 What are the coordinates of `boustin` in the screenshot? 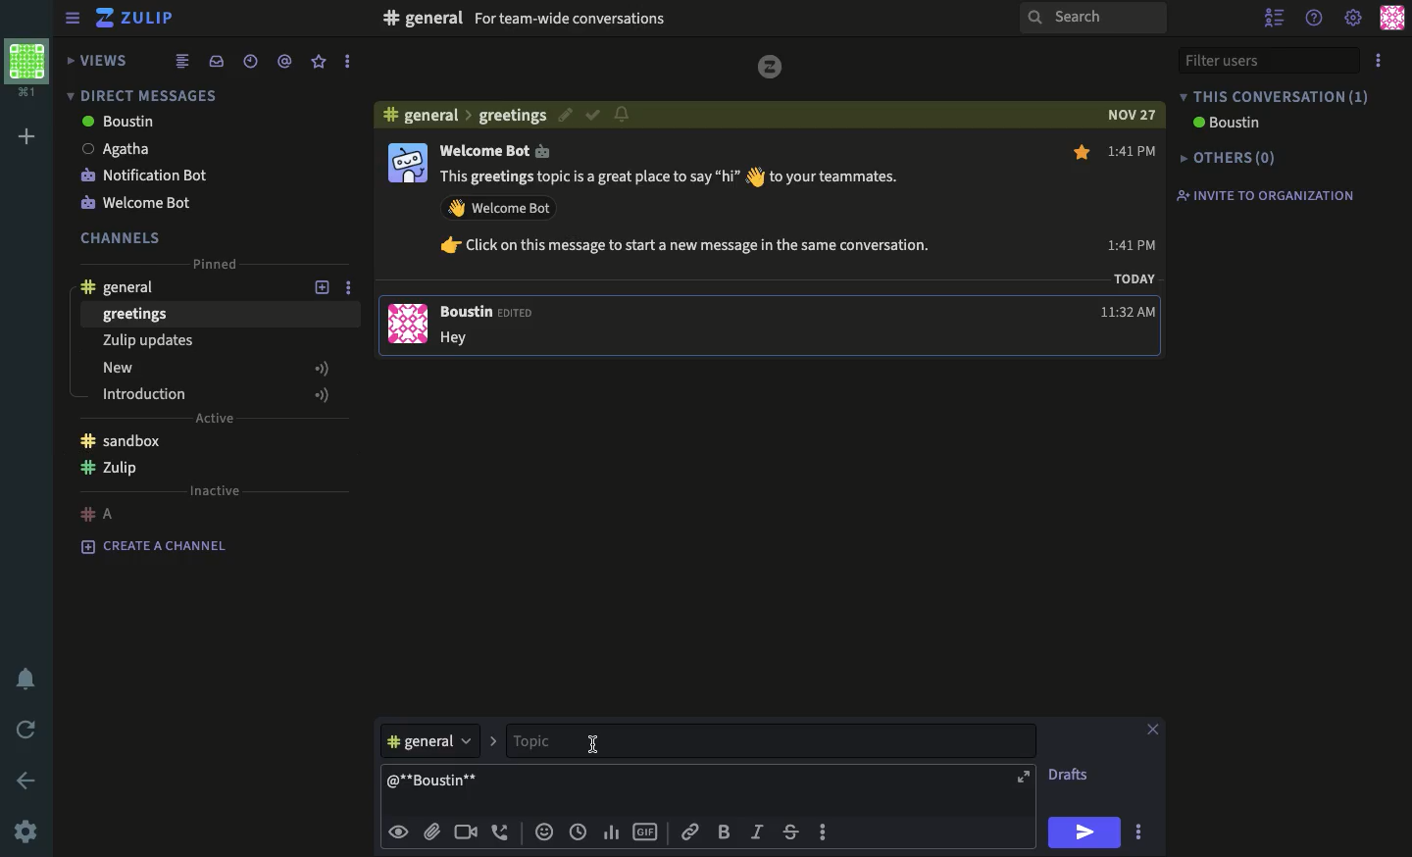 It's located at (118, 123).